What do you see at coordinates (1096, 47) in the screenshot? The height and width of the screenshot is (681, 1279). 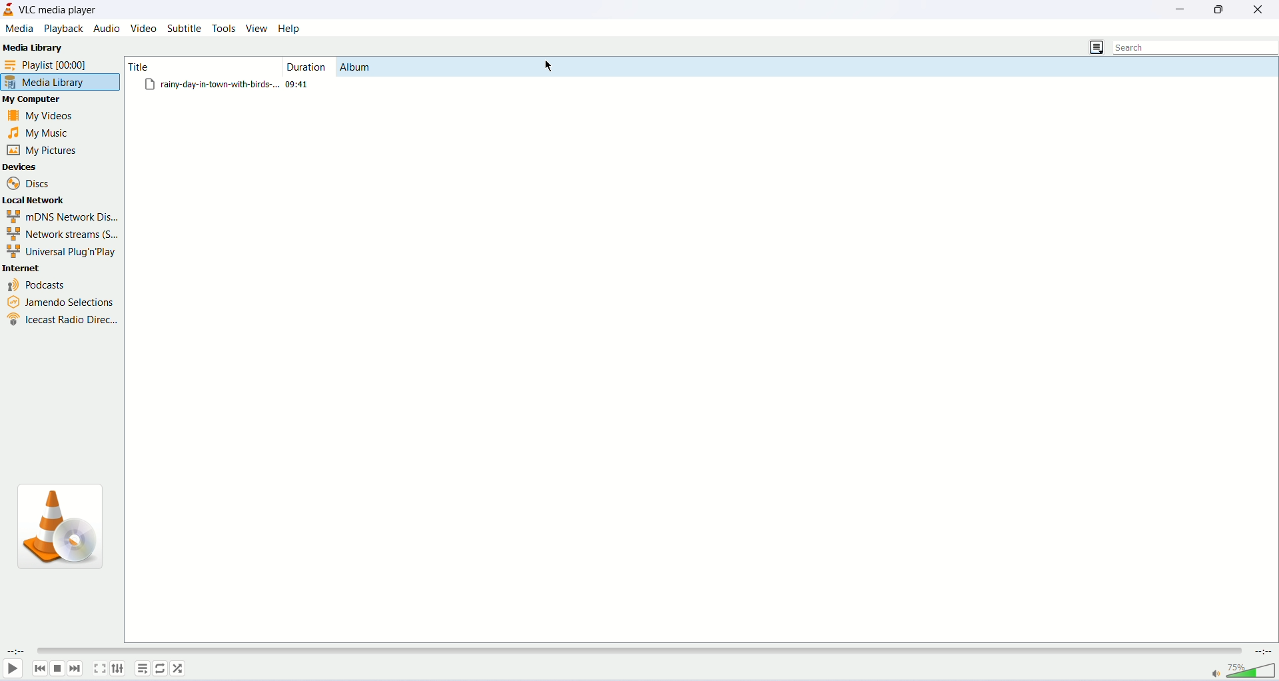 I see `change view` at bounding box center [1096, 47].